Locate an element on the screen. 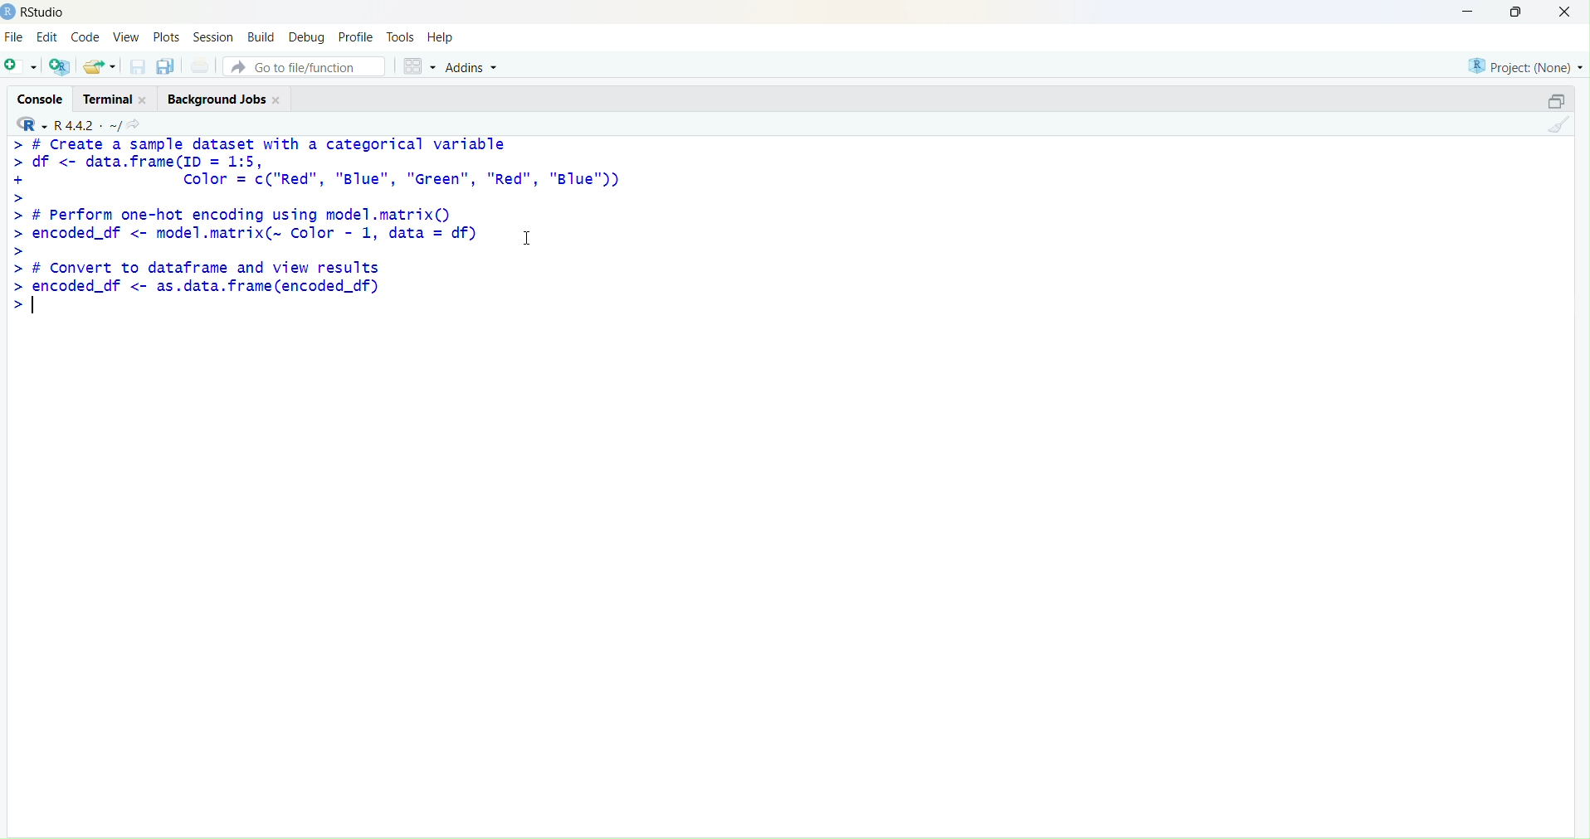  background jobs is located at coordinates (218, 100).